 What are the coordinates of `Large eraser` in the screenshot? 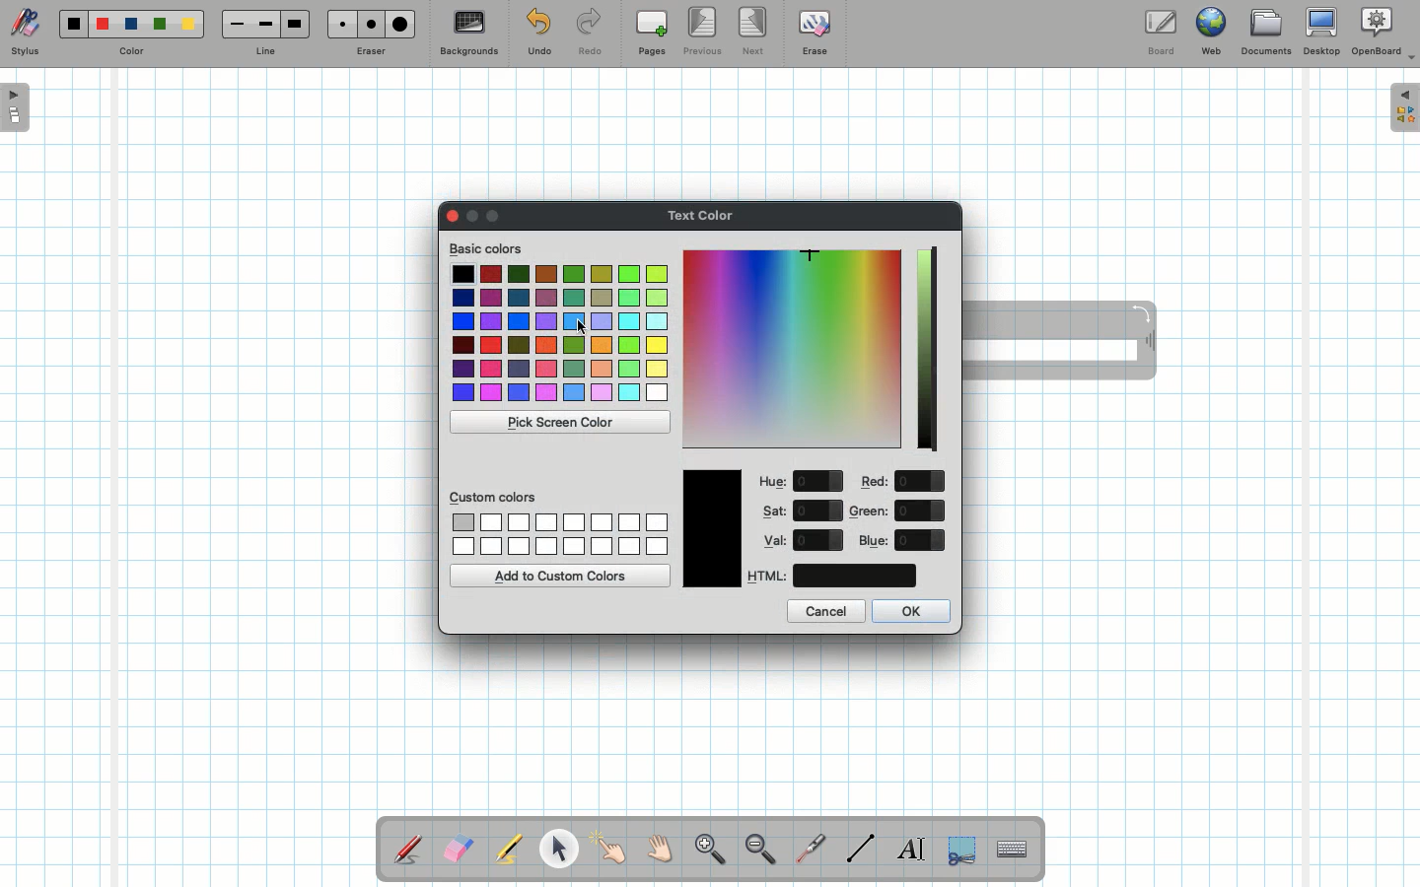 It's located at (400, 24).